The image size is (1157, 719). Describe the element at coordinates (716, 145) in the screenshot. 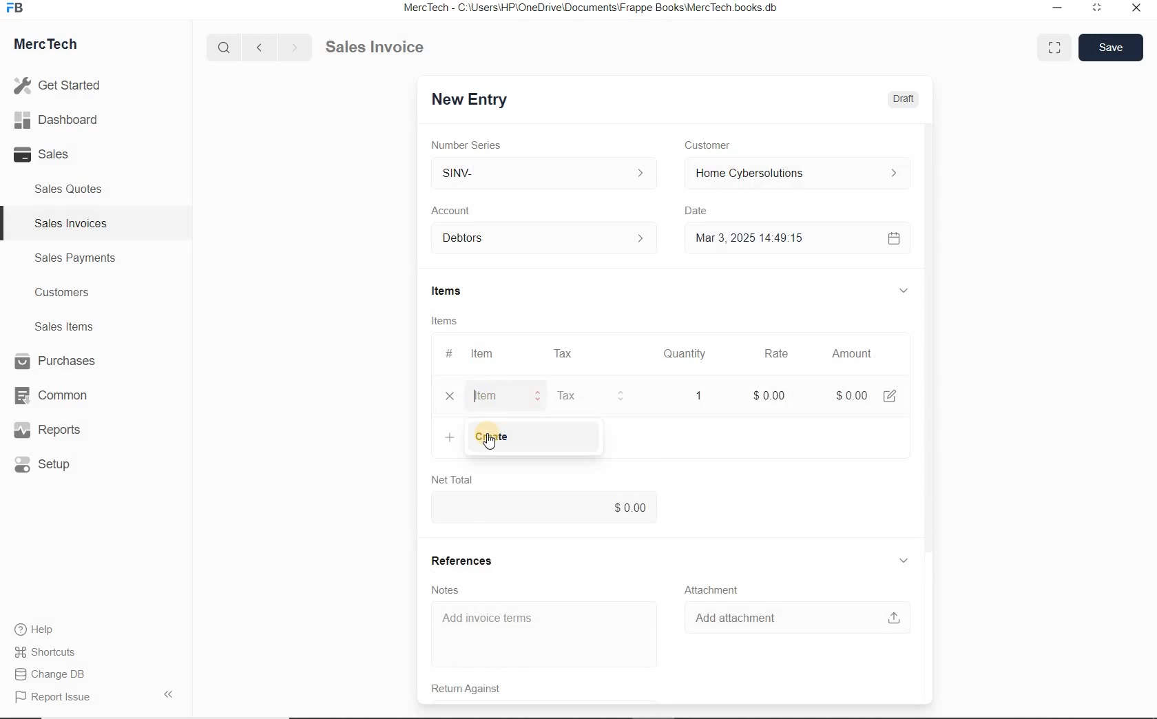

I see `Customer` at that location.